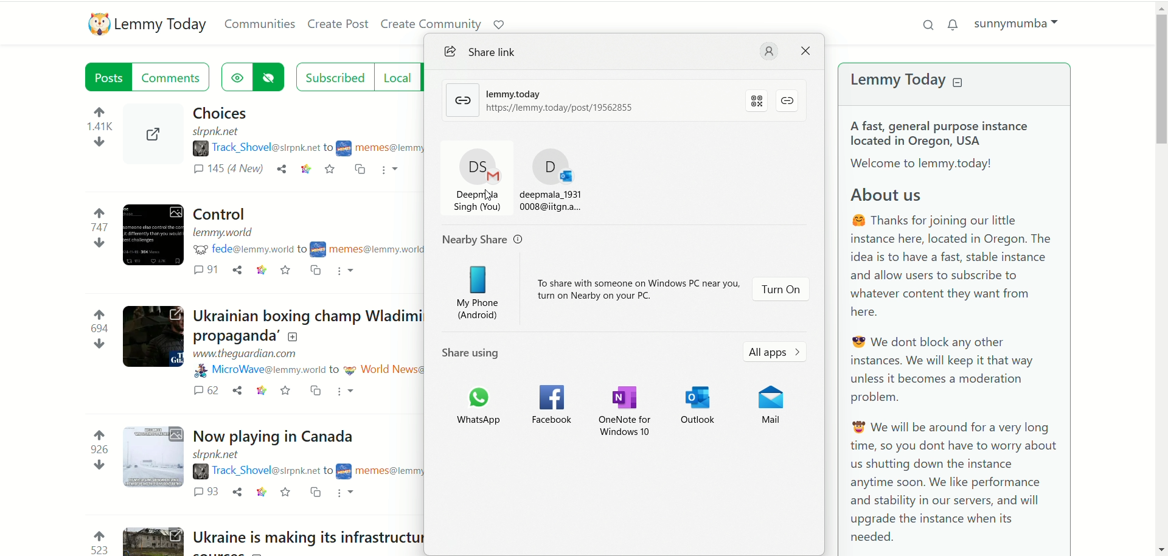 The image size is (1168, 556). I want to click on cross post, so click(358, 171).